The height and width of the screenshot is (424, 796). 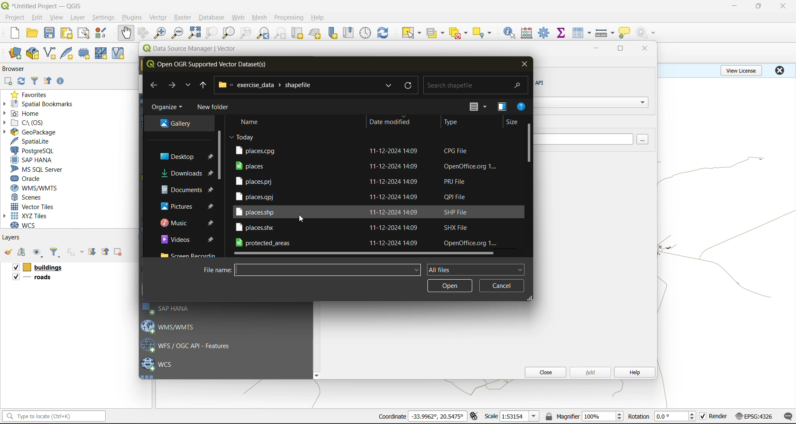 I want to click on open data source manager, so click(x=15, y=54).